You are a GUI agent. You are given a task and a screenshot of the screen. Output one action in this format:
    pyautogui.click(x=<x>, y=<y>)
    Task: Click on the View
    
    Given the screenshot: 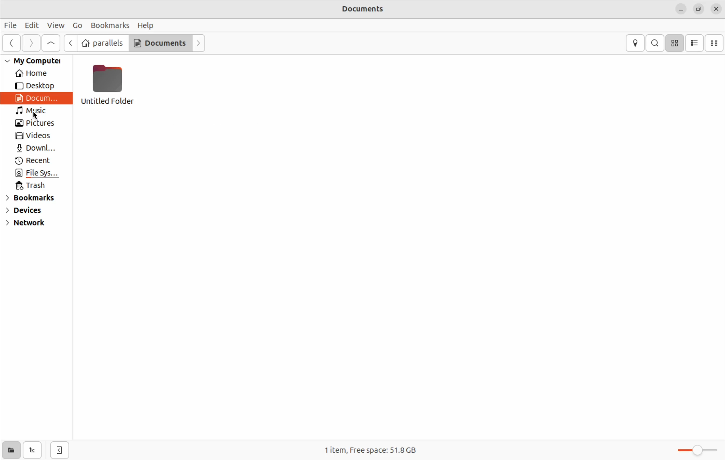 What is the action you would take?
    pyautogui.click(x=55, y=26)
    